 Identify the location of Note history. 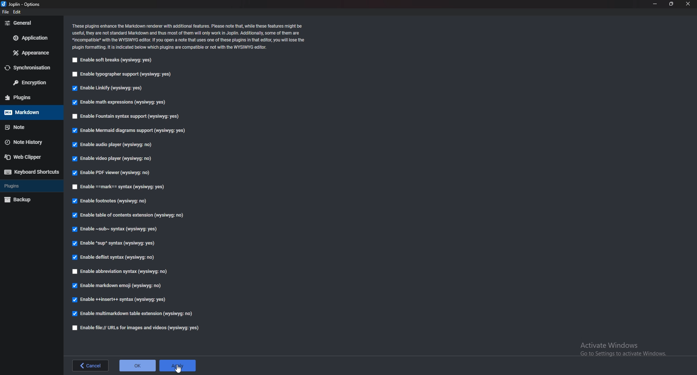
(29, 142).